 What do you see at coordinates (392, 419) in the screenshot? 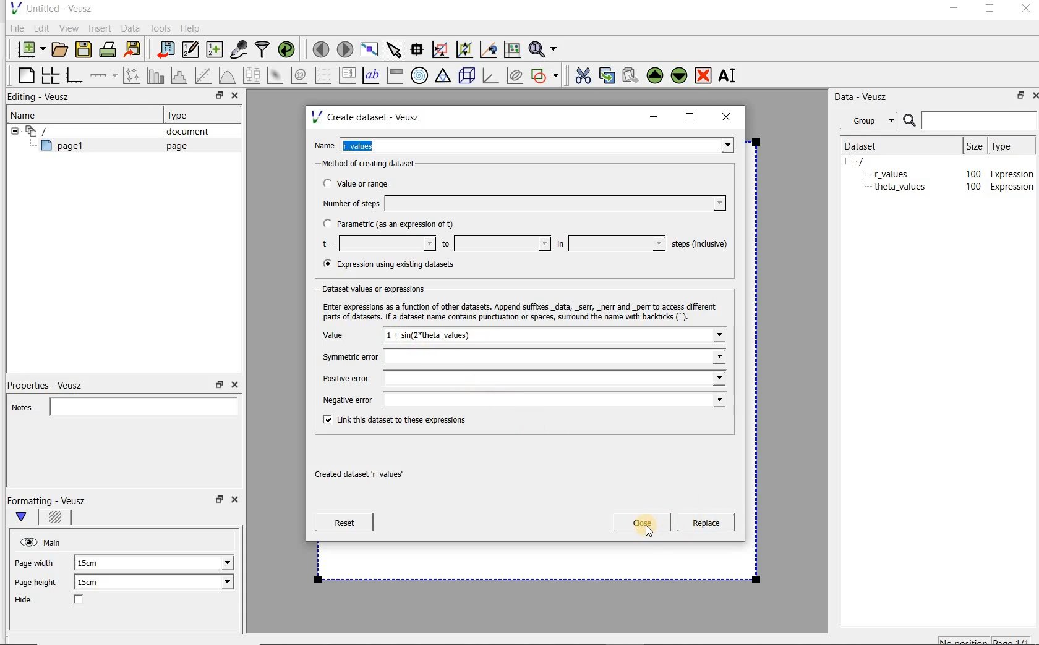
I see `Link this dataset to these expressions` at bounding box center [392, 419].